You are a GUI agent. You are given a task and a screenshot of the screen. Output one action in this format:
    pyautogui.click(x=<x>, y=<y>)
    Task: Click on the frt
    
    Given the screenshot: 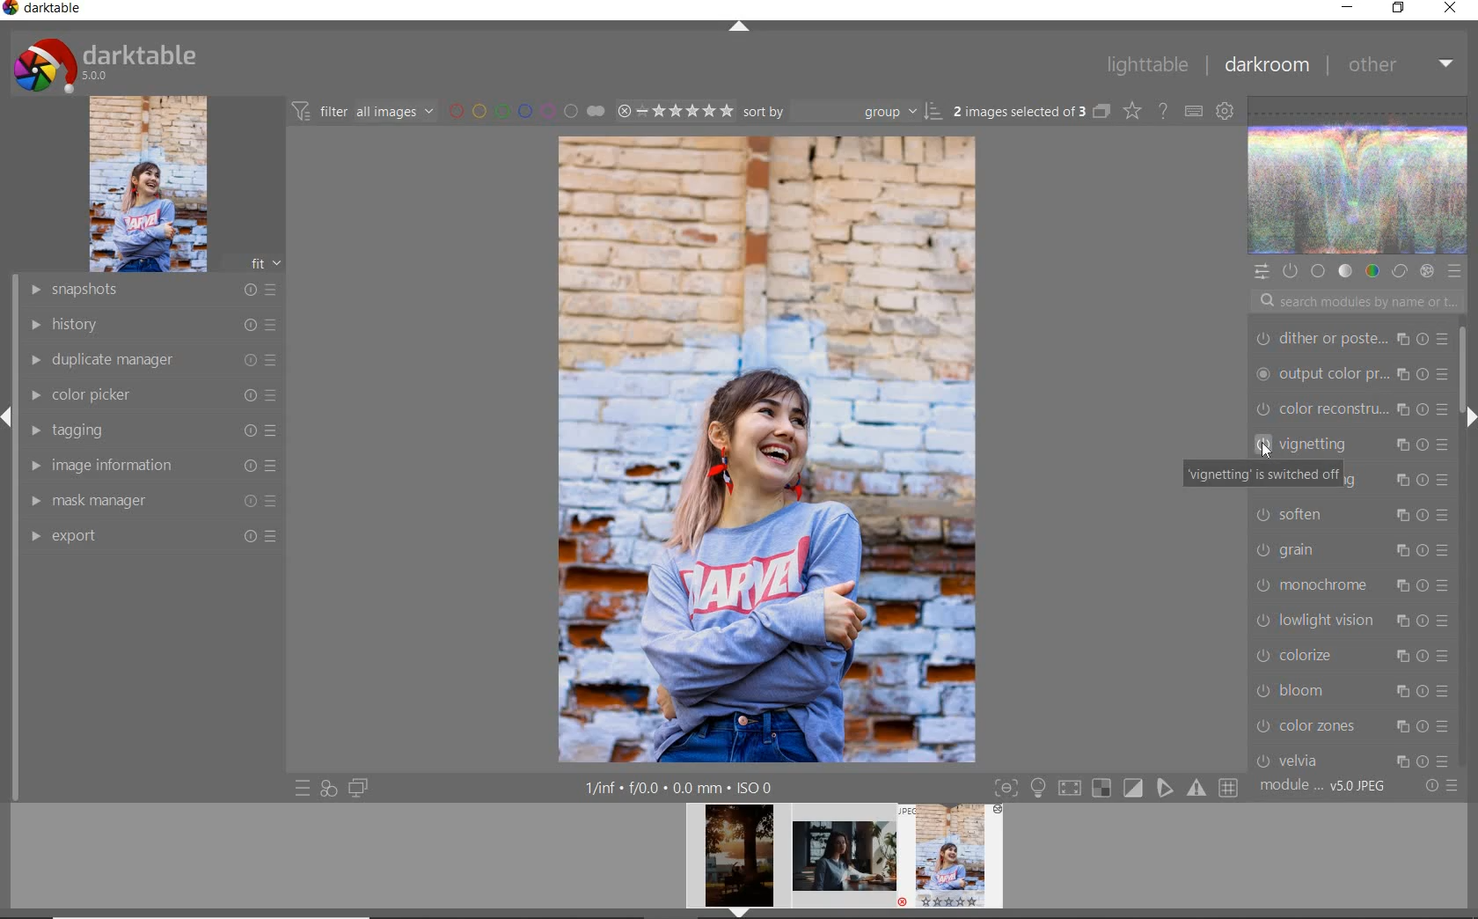 What is the action you would take?
    pyautogui.click(x=265, y=261)
    